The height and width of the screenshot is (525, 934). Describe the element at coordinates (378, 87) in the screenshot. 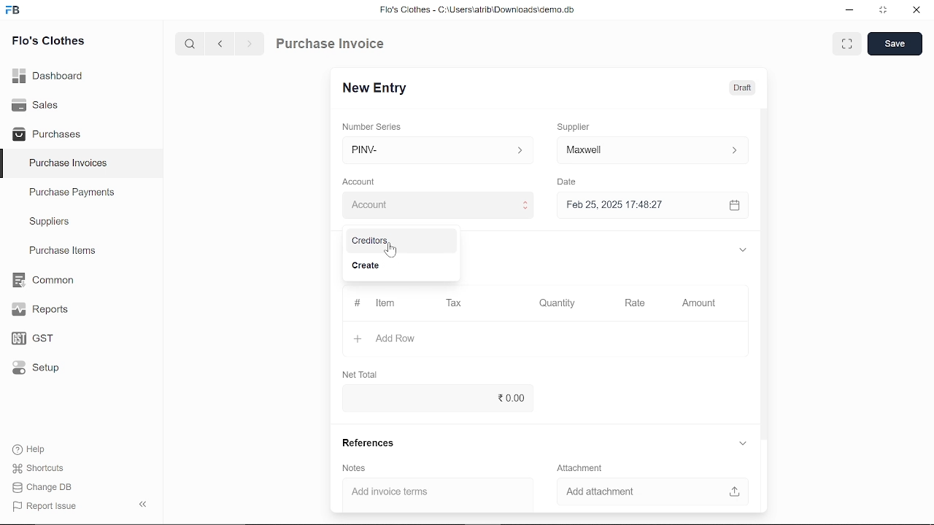

I see `New Entry` at that location.